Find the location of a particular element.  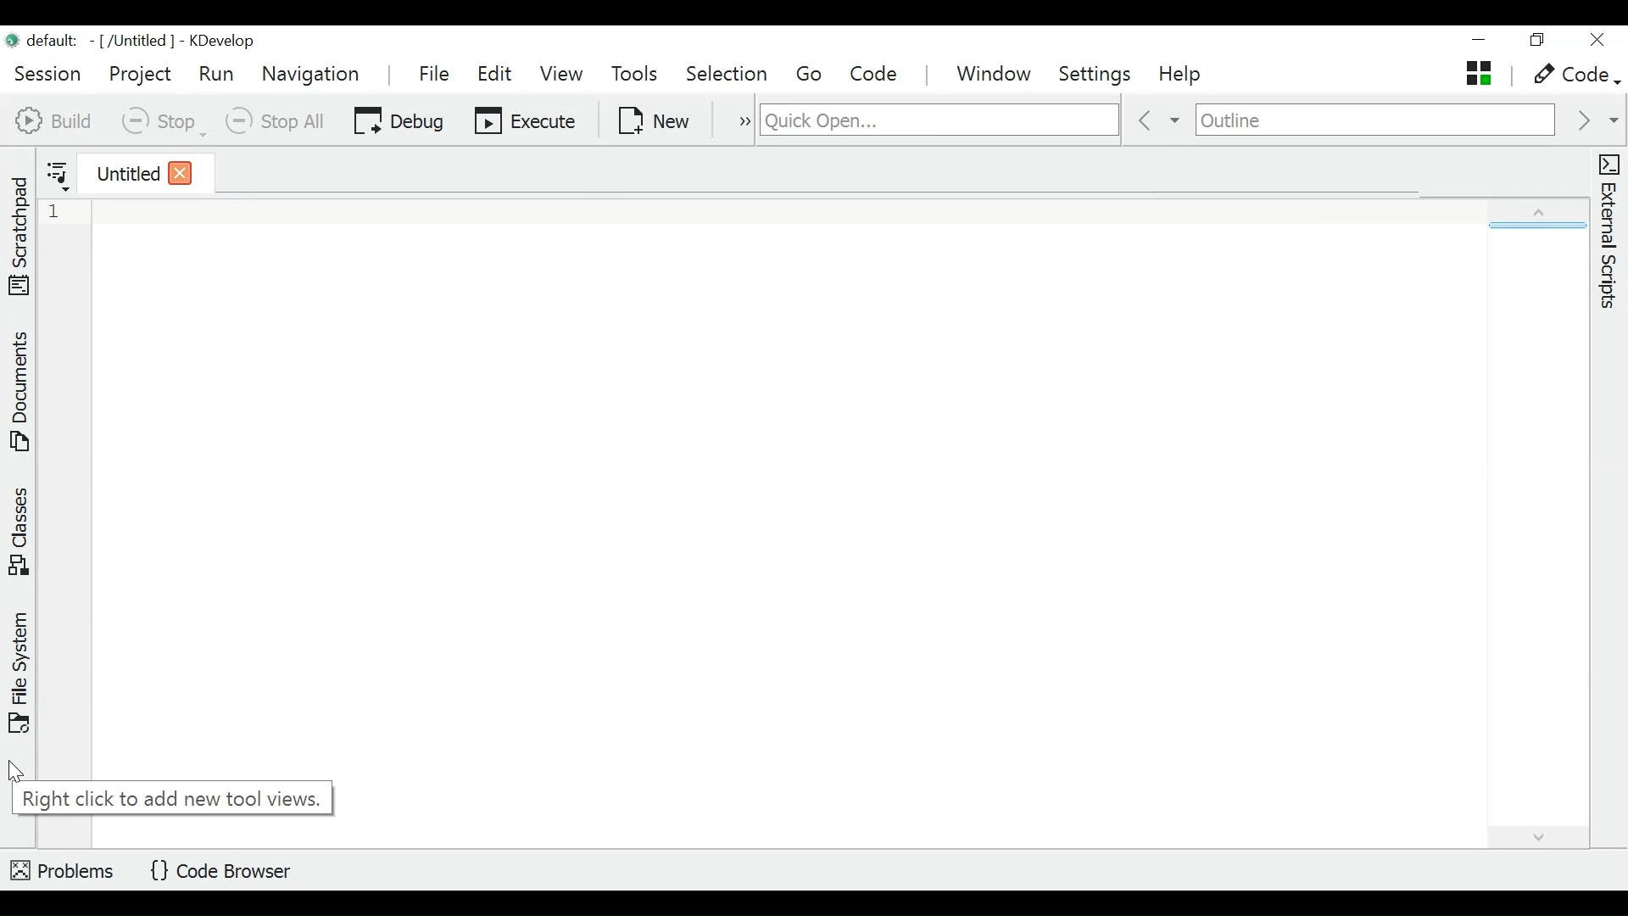

Edit is located at coordinates (494, 73).